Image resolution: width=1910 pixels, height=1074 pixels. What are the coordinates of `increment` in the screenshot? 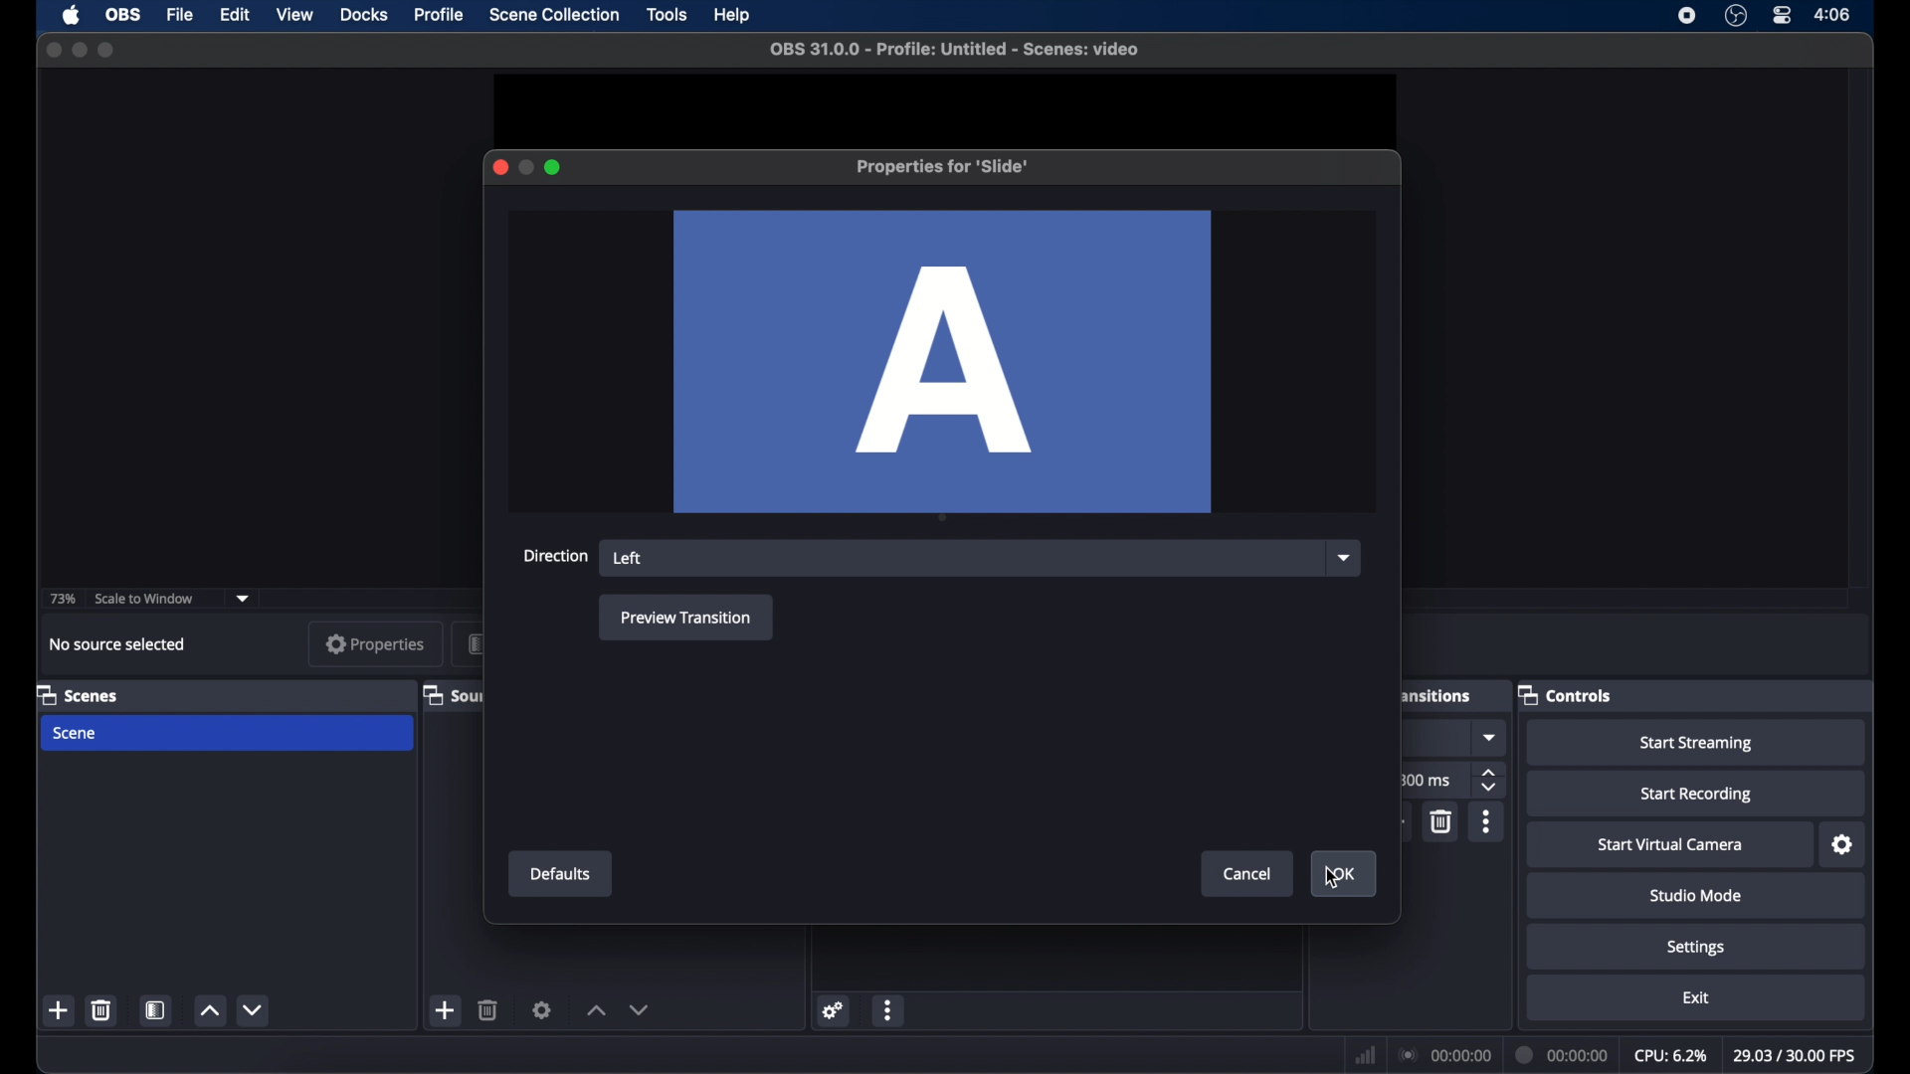 It's located at (595, 1010).